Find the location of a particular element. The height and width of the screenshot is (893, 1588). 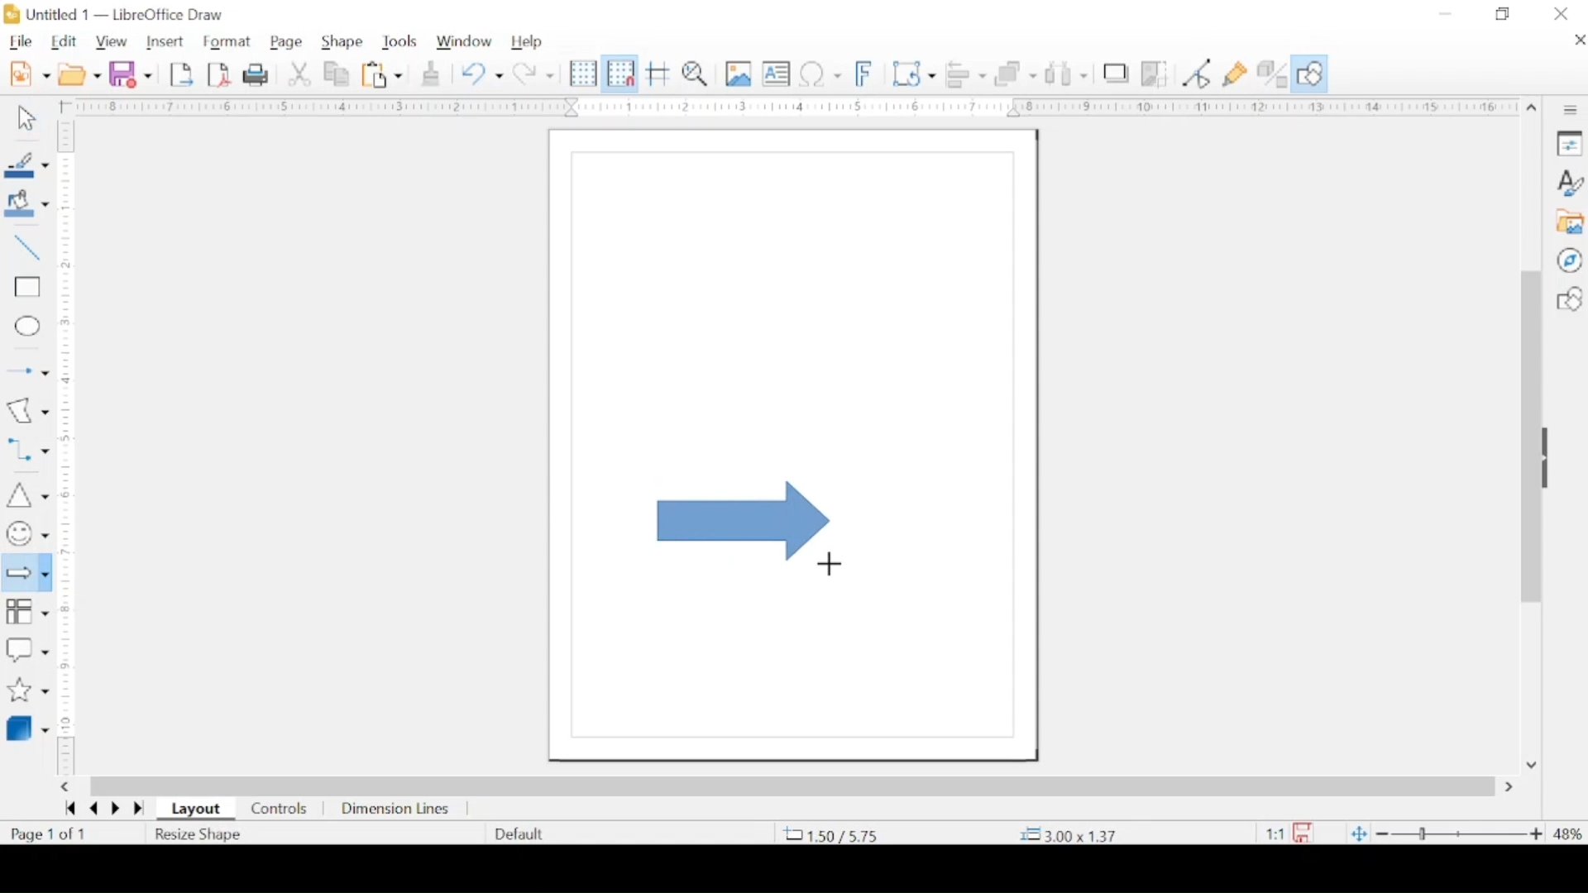

margin is located at coordinates (67, 695).